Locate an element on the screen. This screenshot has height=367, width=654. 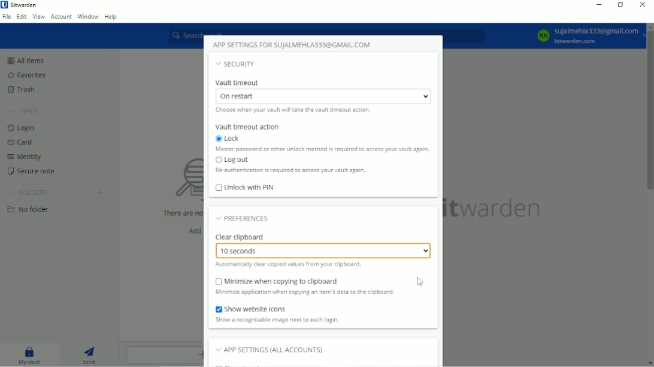
Account is located at coordinates (62, 17).